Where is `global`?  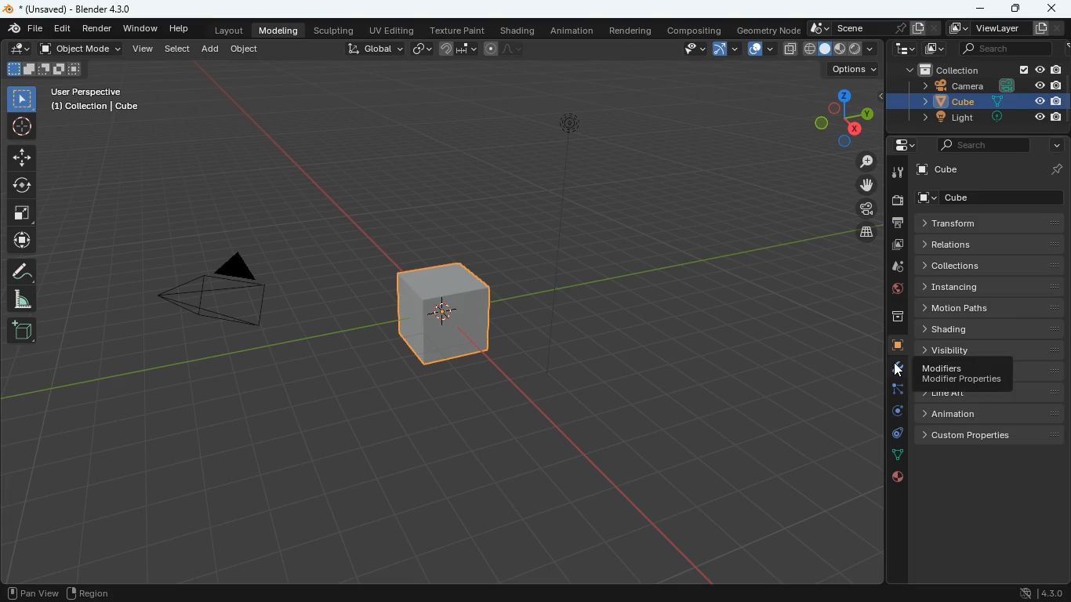
global is located at coordinates (376, 49).